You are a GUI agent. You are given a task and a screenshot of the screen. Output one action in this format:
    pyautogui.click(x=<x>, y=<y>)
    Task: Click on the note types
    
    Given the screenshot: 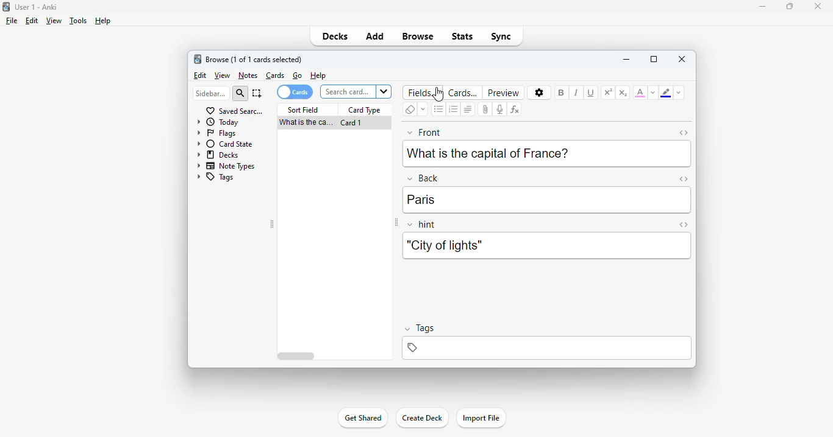 What is the action you would take?
    pyautogui.click(x=226, y=166)
    